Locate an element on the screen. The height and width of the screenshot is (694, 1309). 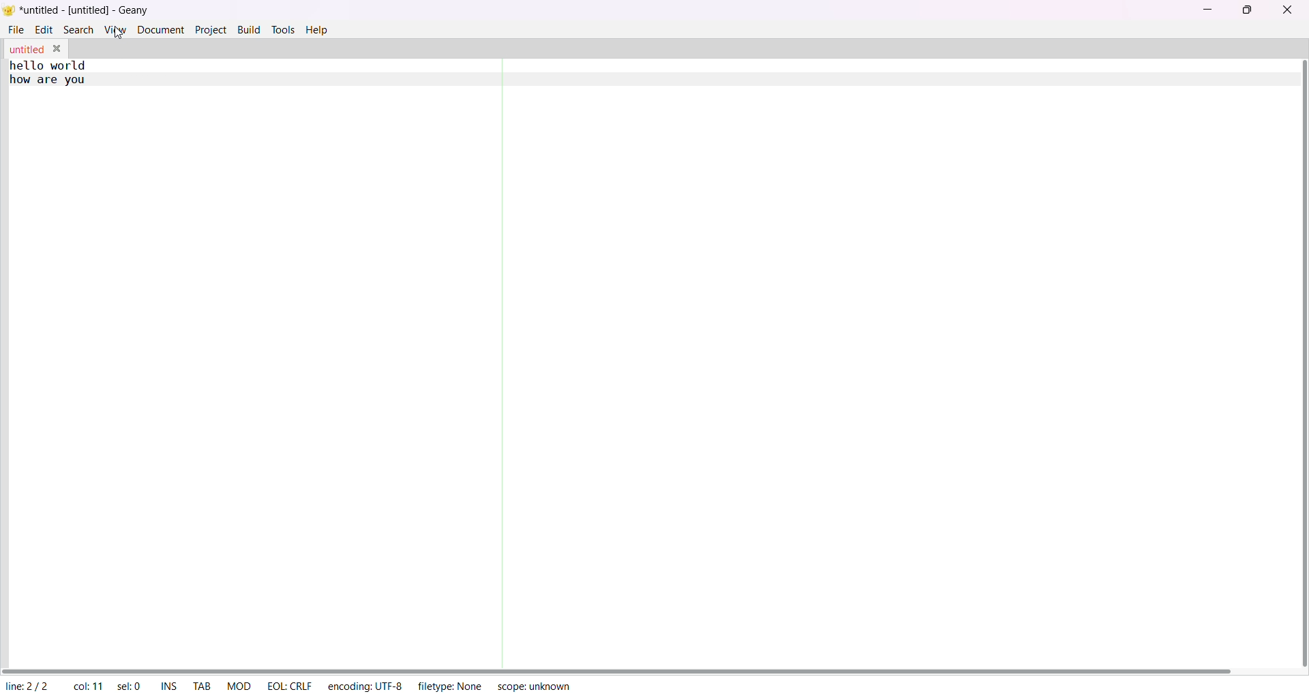
search is located at coordinates (79, 29).